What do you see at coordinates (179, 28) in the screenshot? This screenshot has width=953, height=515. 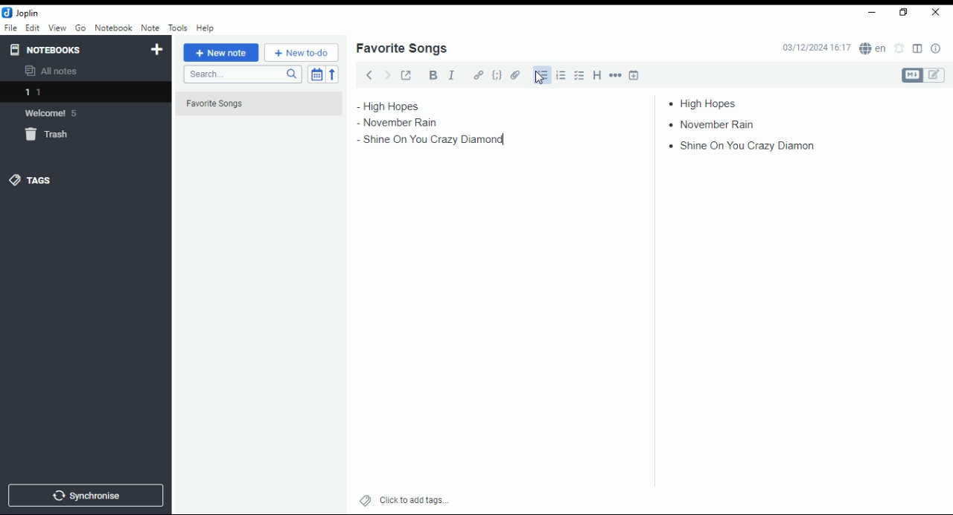 I see `tools` at bounding box center [179, 28].